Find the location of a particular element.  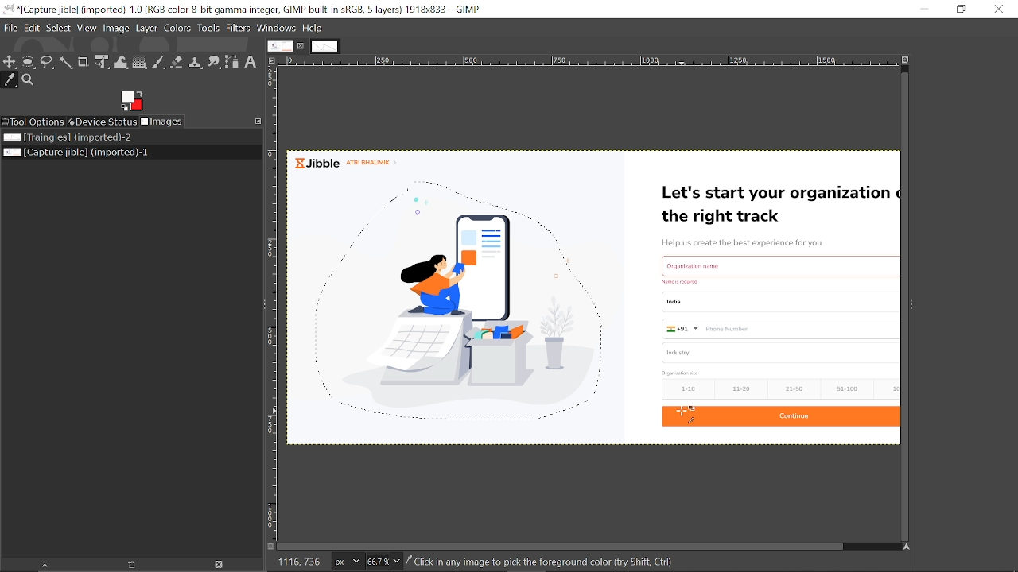

Text tool is located at coordinates (251, 62).